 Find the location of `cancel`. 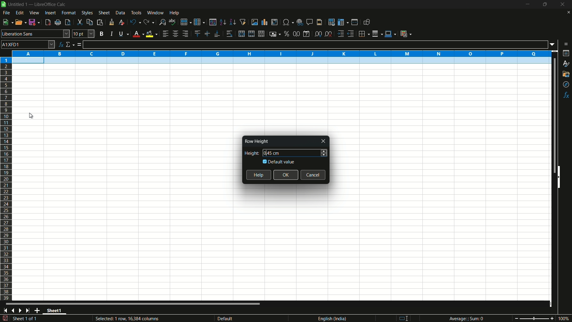

cancel is located at coordinates (313, 175).